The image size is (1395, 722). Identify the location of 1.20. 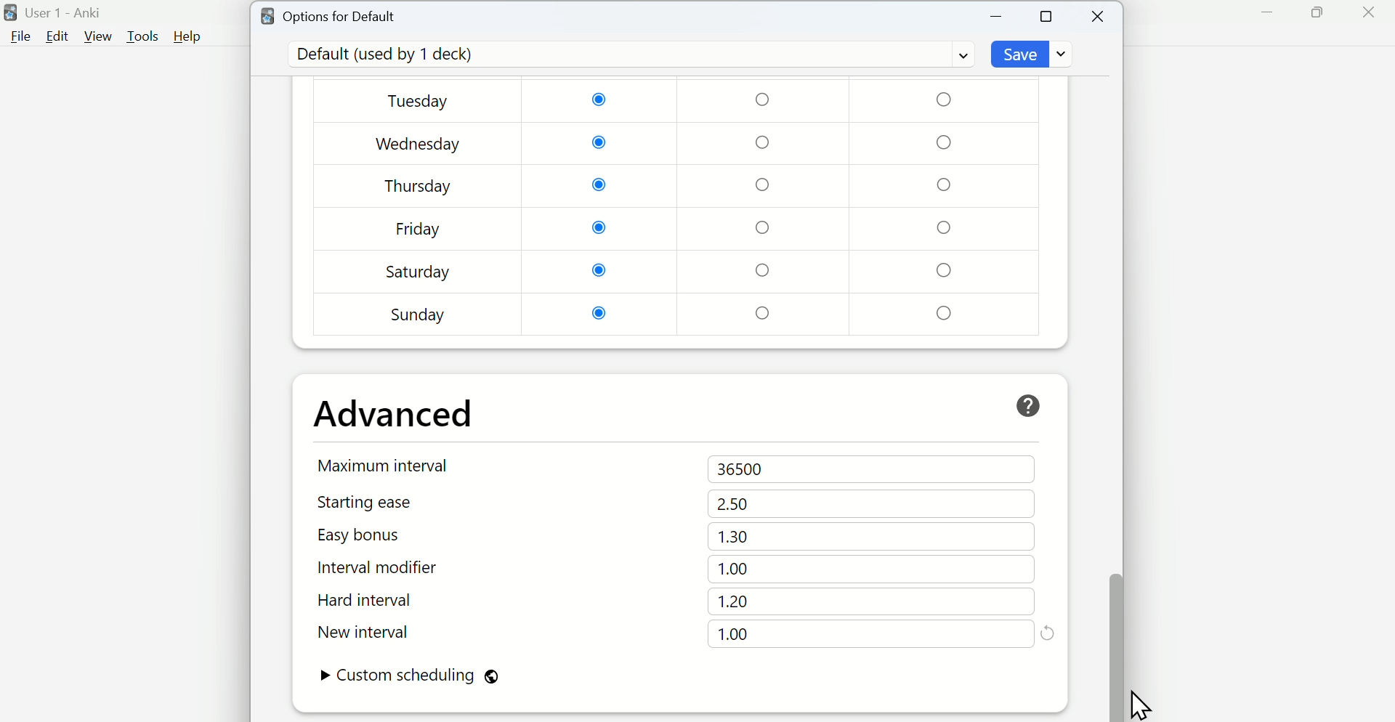
(733, 601).